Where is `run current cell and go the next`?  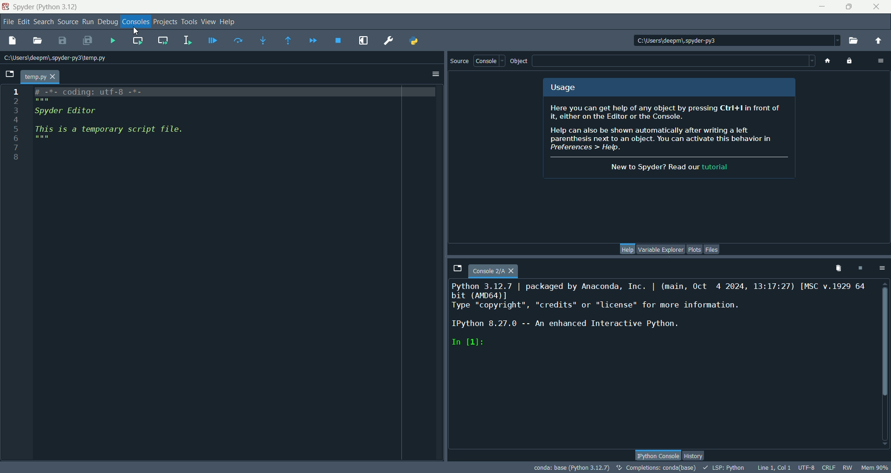
run current cell and go the next is located at coordinates (164, 40).